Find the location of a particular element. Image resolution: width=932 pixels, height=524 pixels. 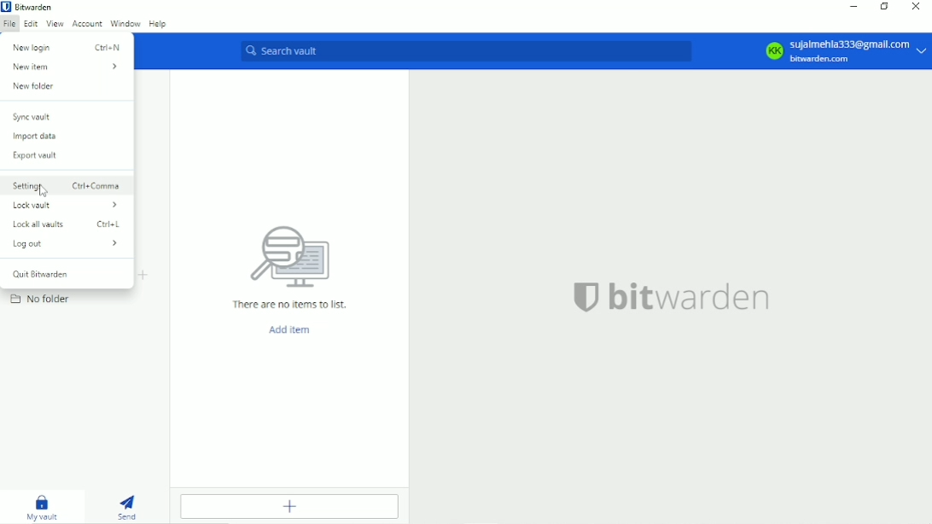

Lock vault  is located at coordinates (64, 206).